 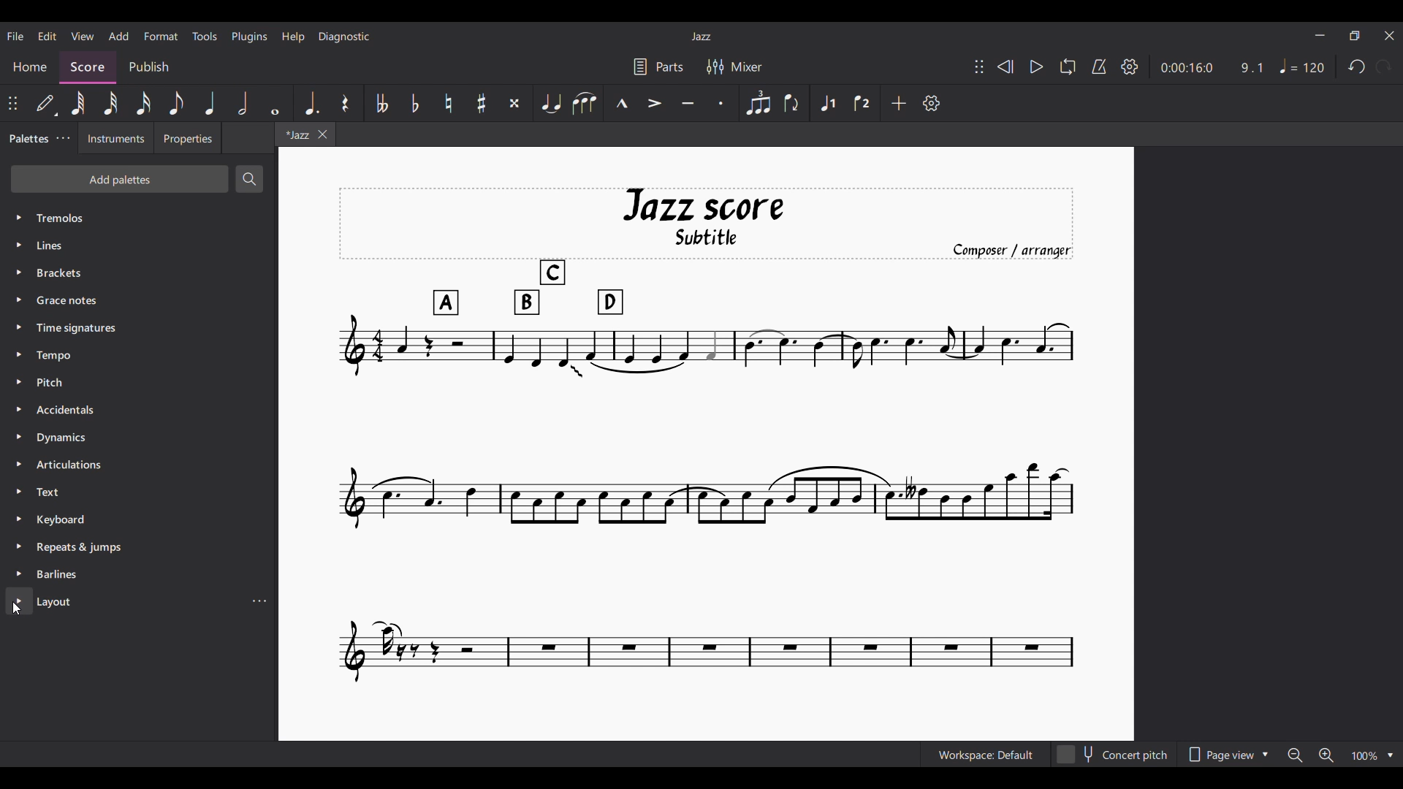 I want to click on Default, so click(x=45, y=103).